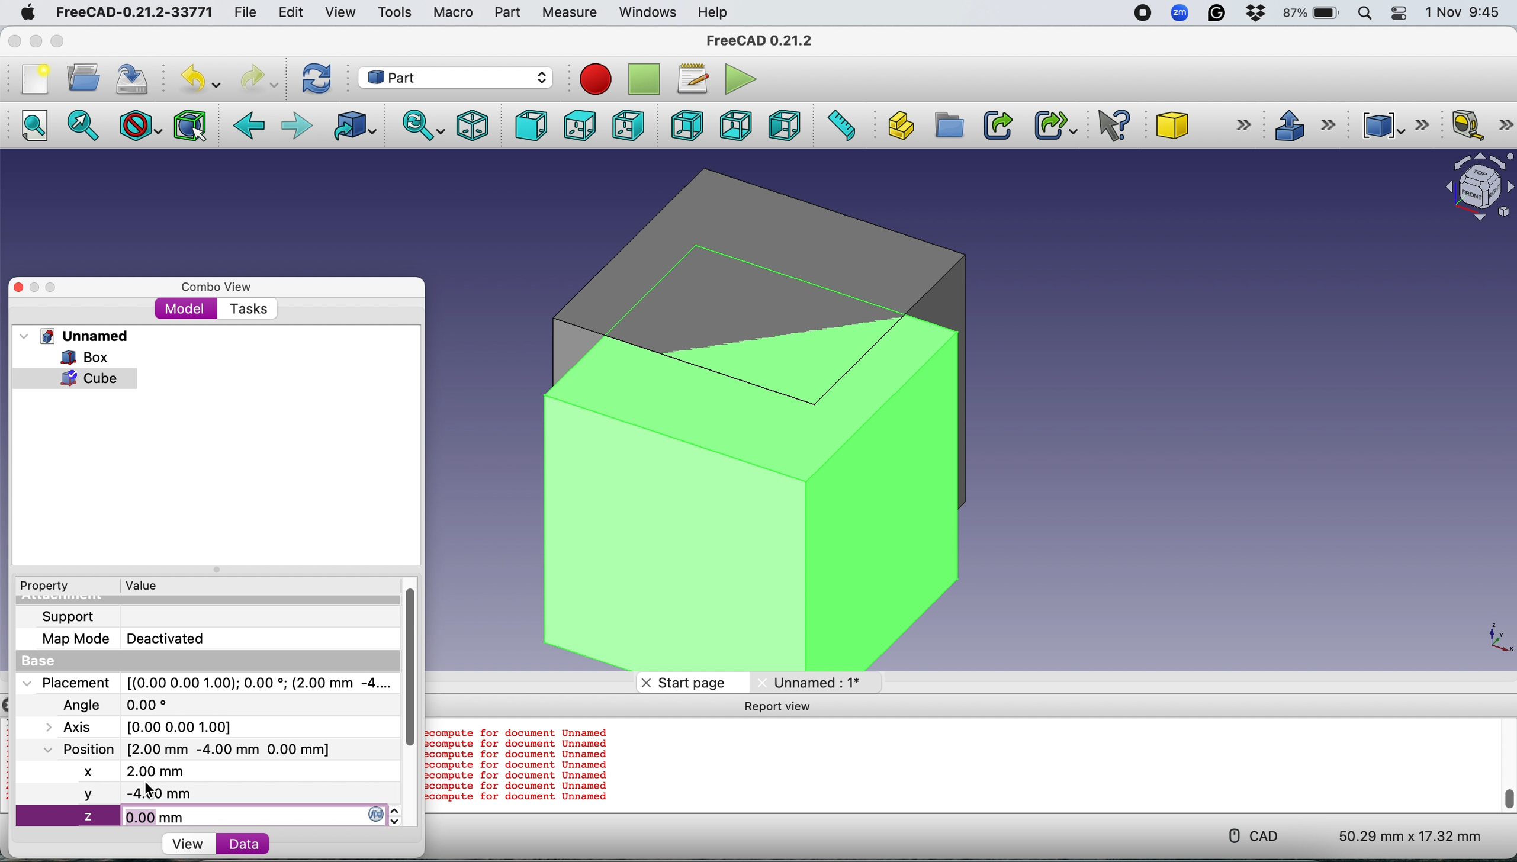 The image size is (1517, 862). What do you see at coordinates (36, 41) in the screenshot?
I see `minimise` at bounding box center [36, 41].